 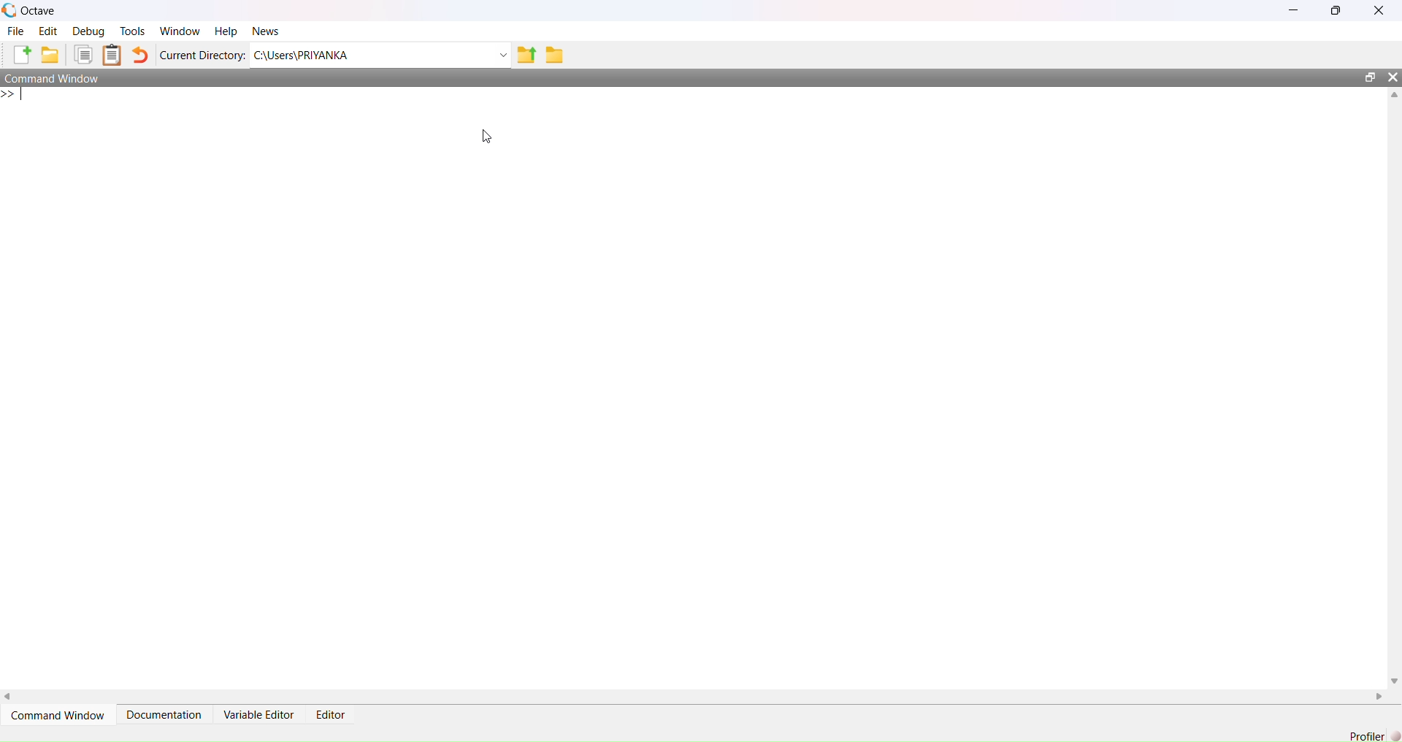 I want to click on Octave, so click(x=38, y=9).